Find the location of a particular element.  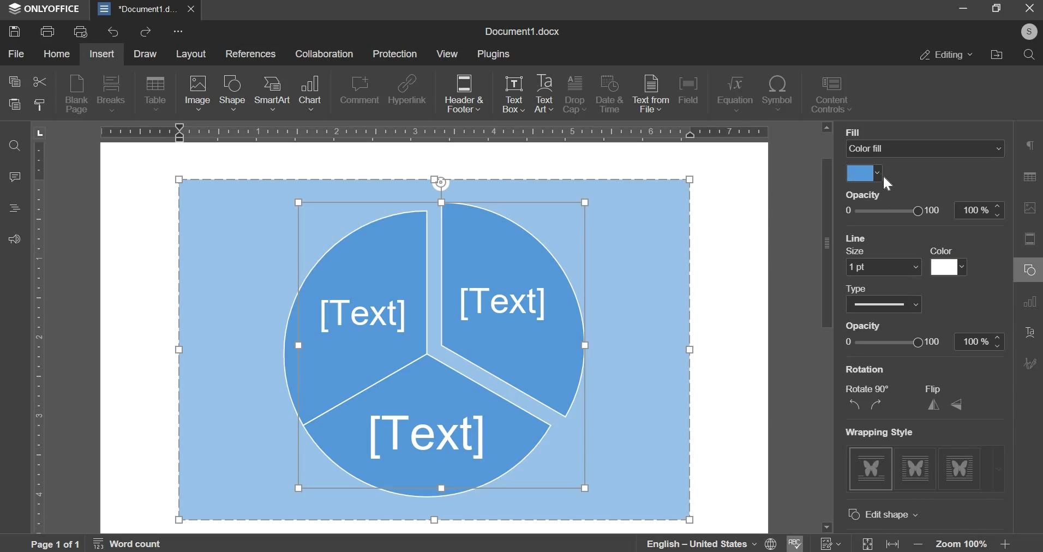

redo is located at coordinates (147, 32).